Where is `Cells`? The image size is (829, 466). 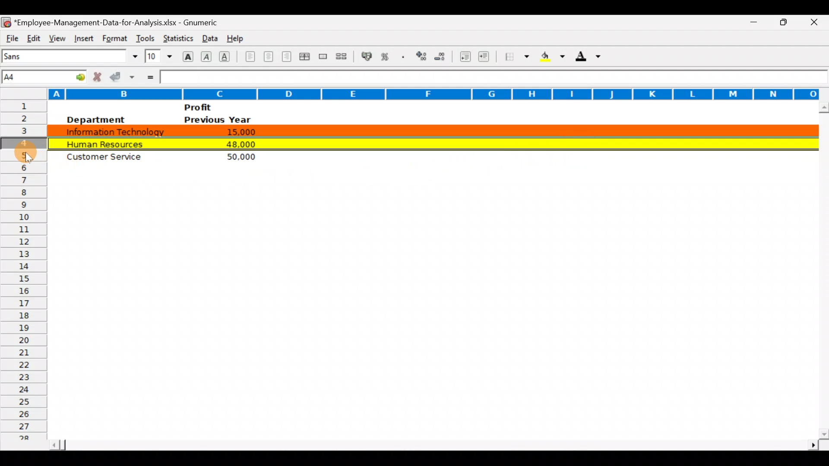
Cells is located at coordinates (425, 321).